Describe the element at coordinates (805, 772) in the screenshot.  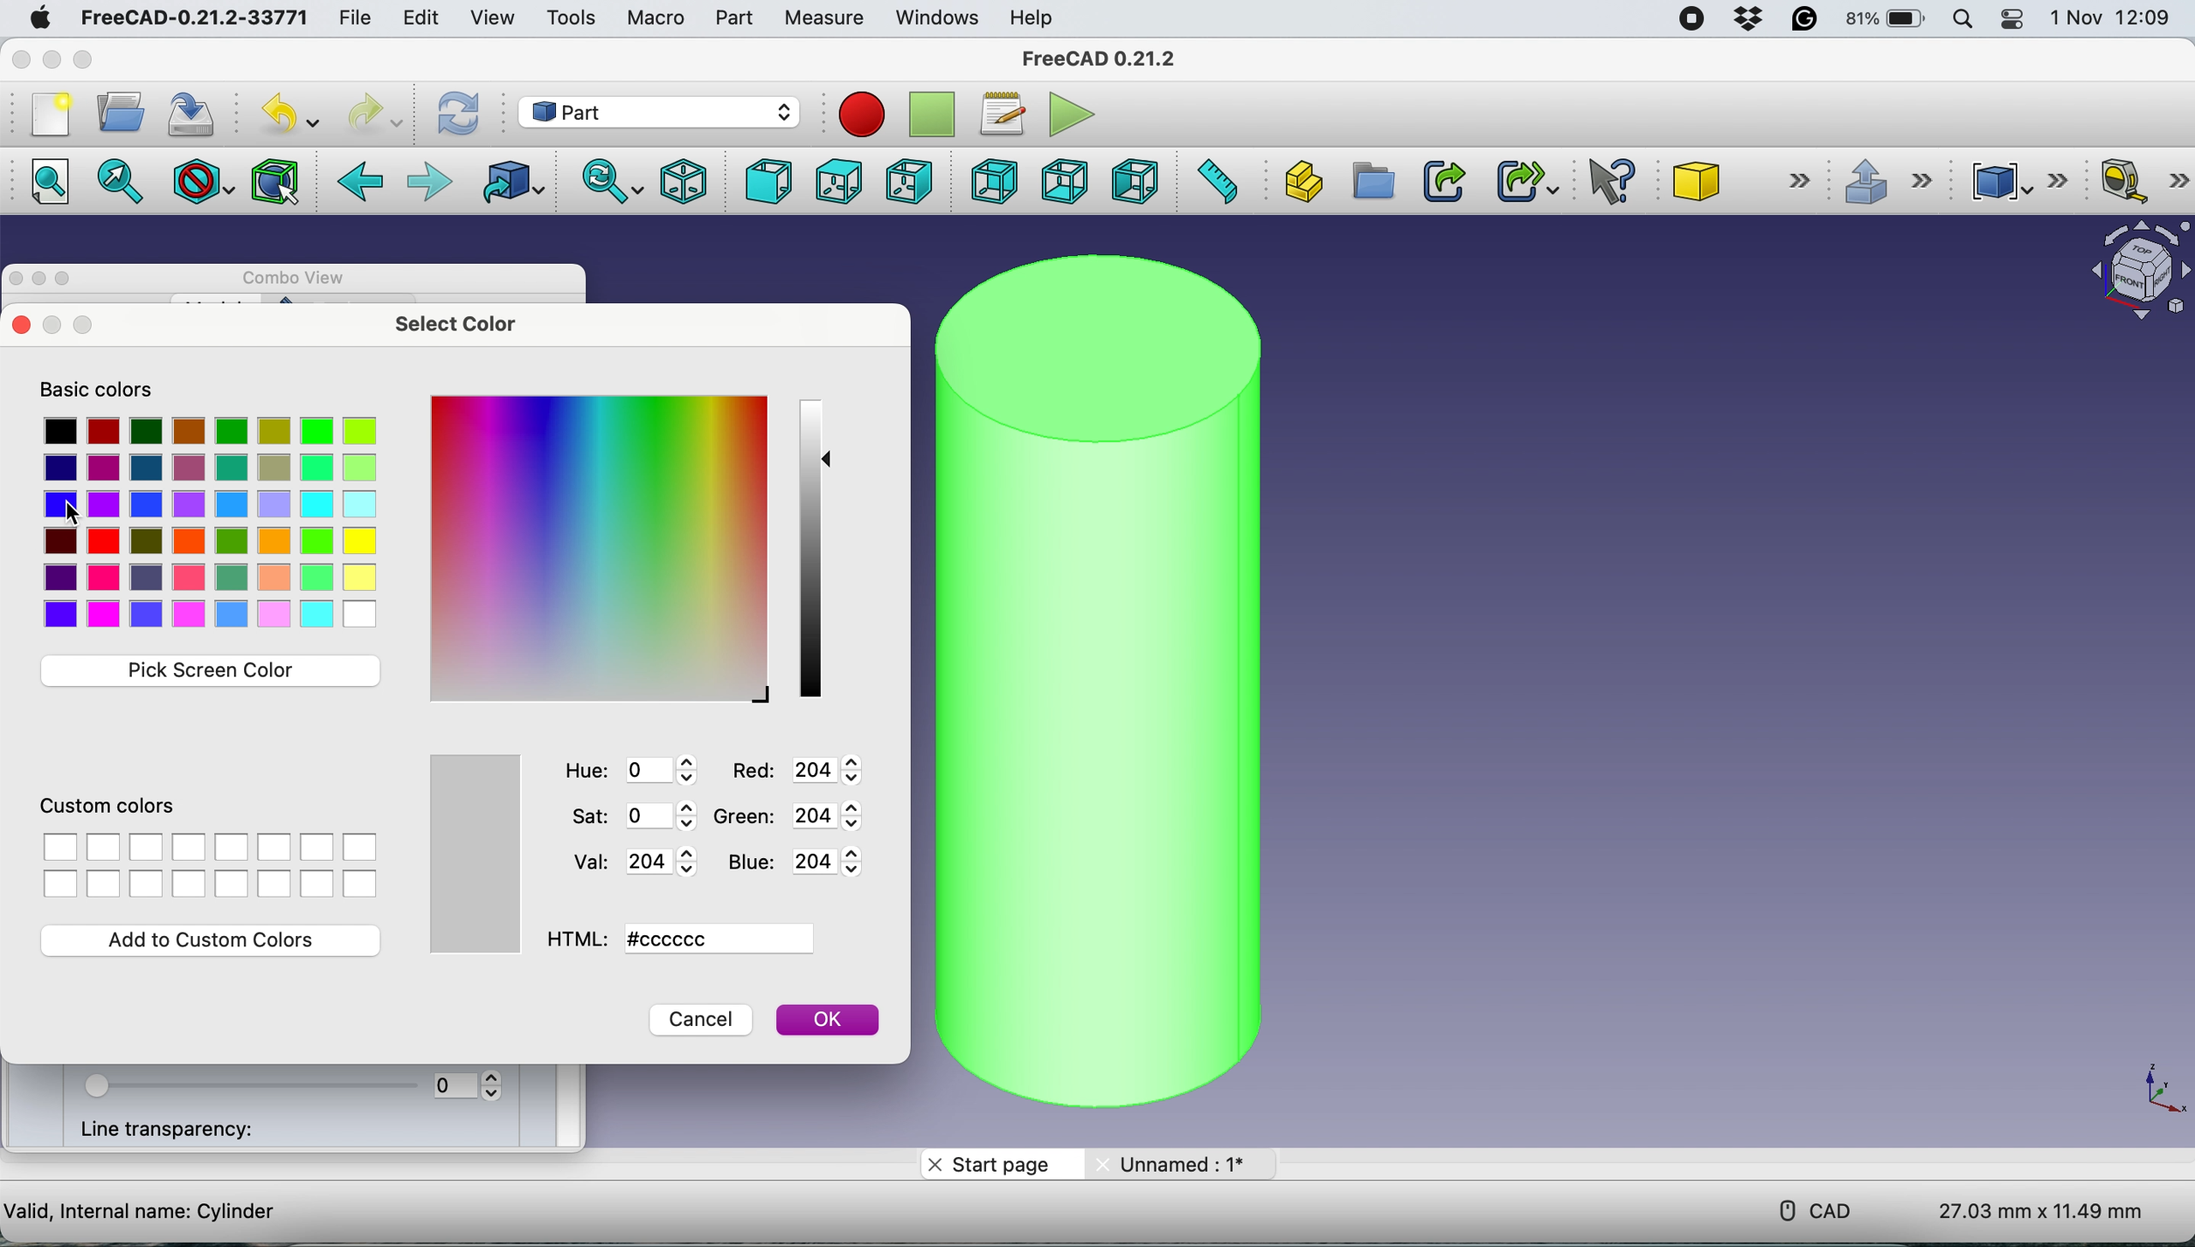
I see `red` at that location.